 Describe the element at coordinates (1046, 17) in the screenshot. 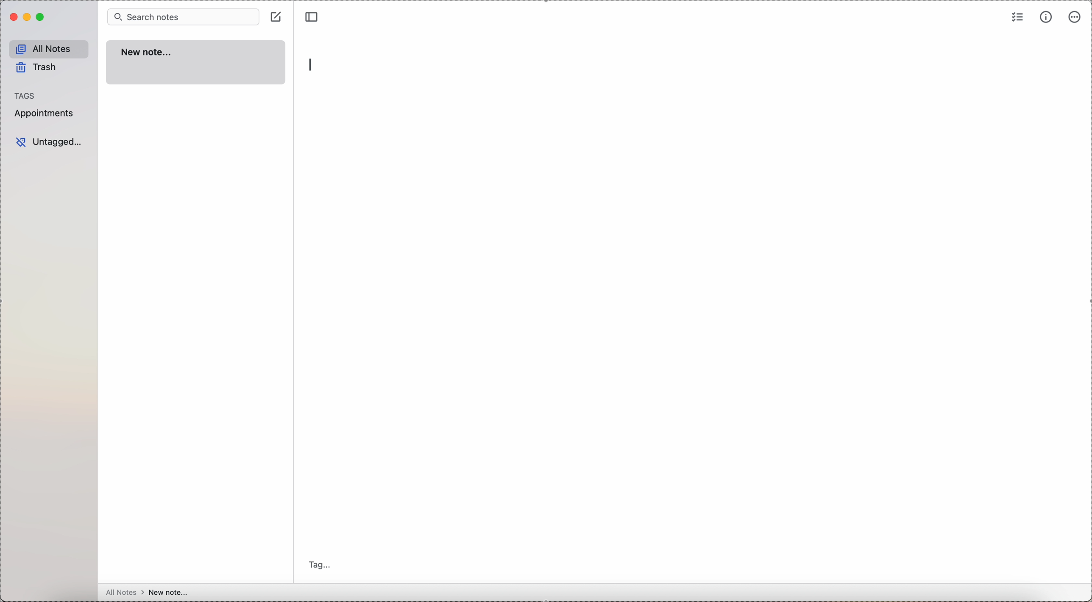

I see `metrics` at that location.